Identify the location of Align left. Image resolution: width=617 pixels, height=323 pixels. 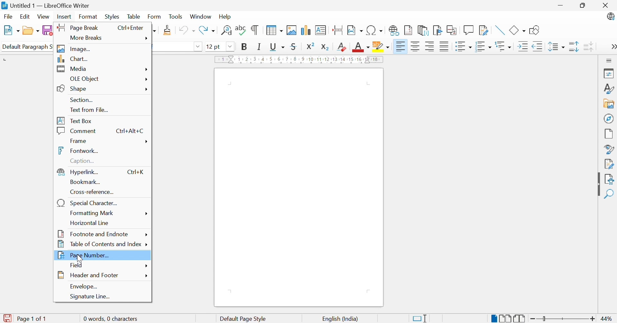
(401, 46).